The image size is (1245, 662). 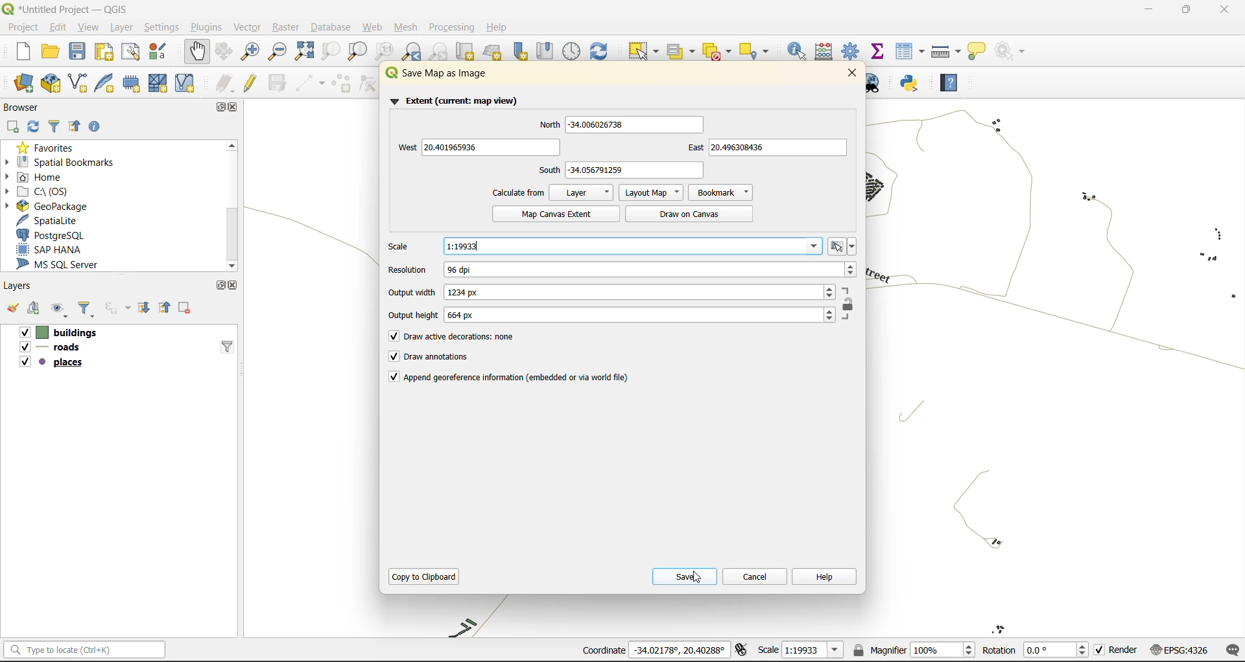 I want to click on zoom layer, so click(x=358, y=52).